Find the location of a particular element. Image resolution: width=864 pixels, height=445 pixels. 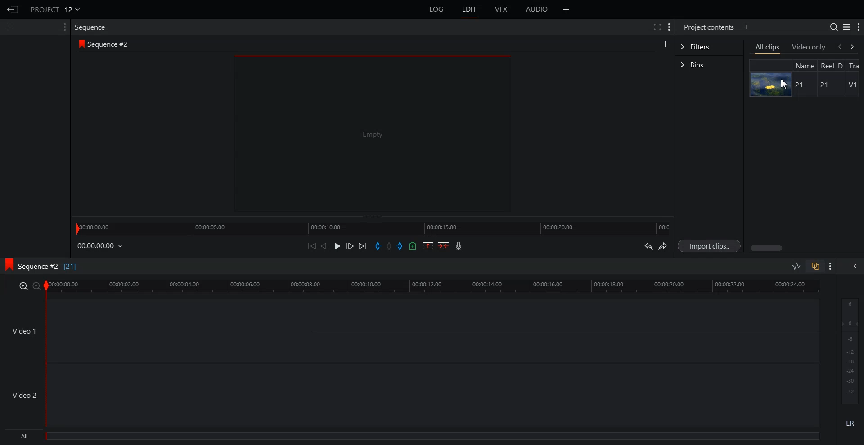

Go Back is located at coordinates (12, 9).